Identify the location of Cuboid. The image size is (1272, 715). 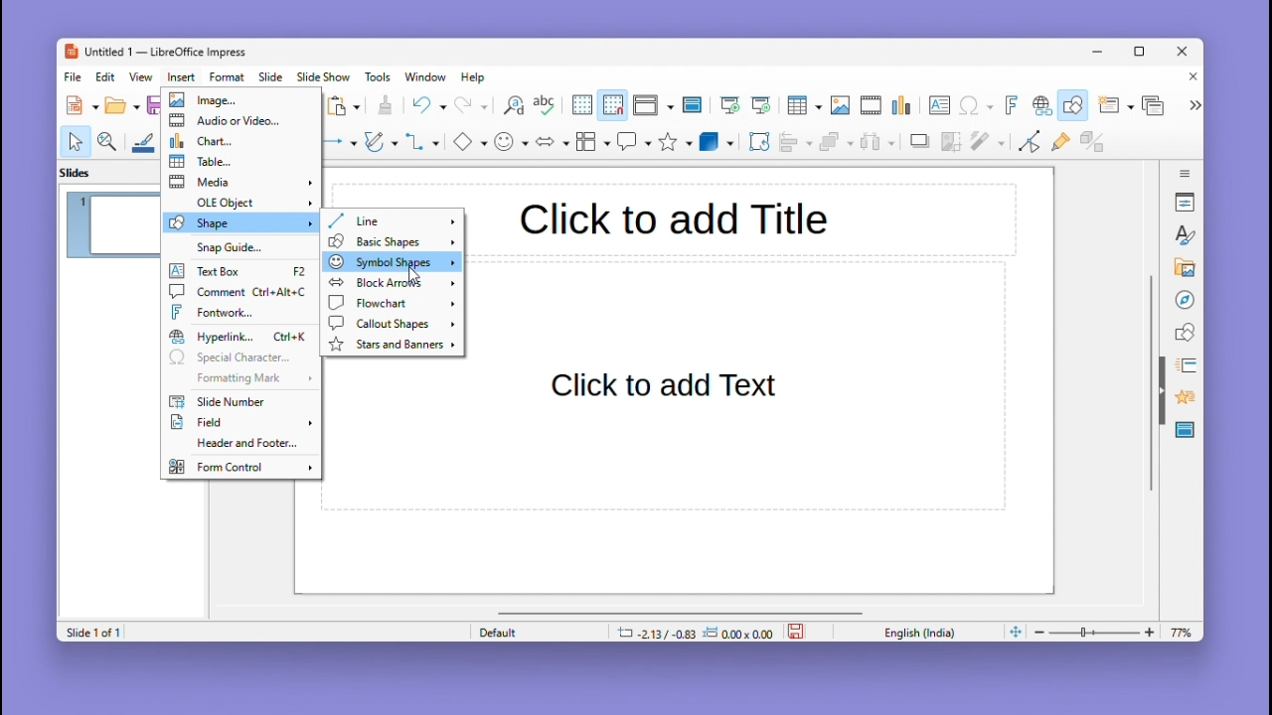
(716, 143).